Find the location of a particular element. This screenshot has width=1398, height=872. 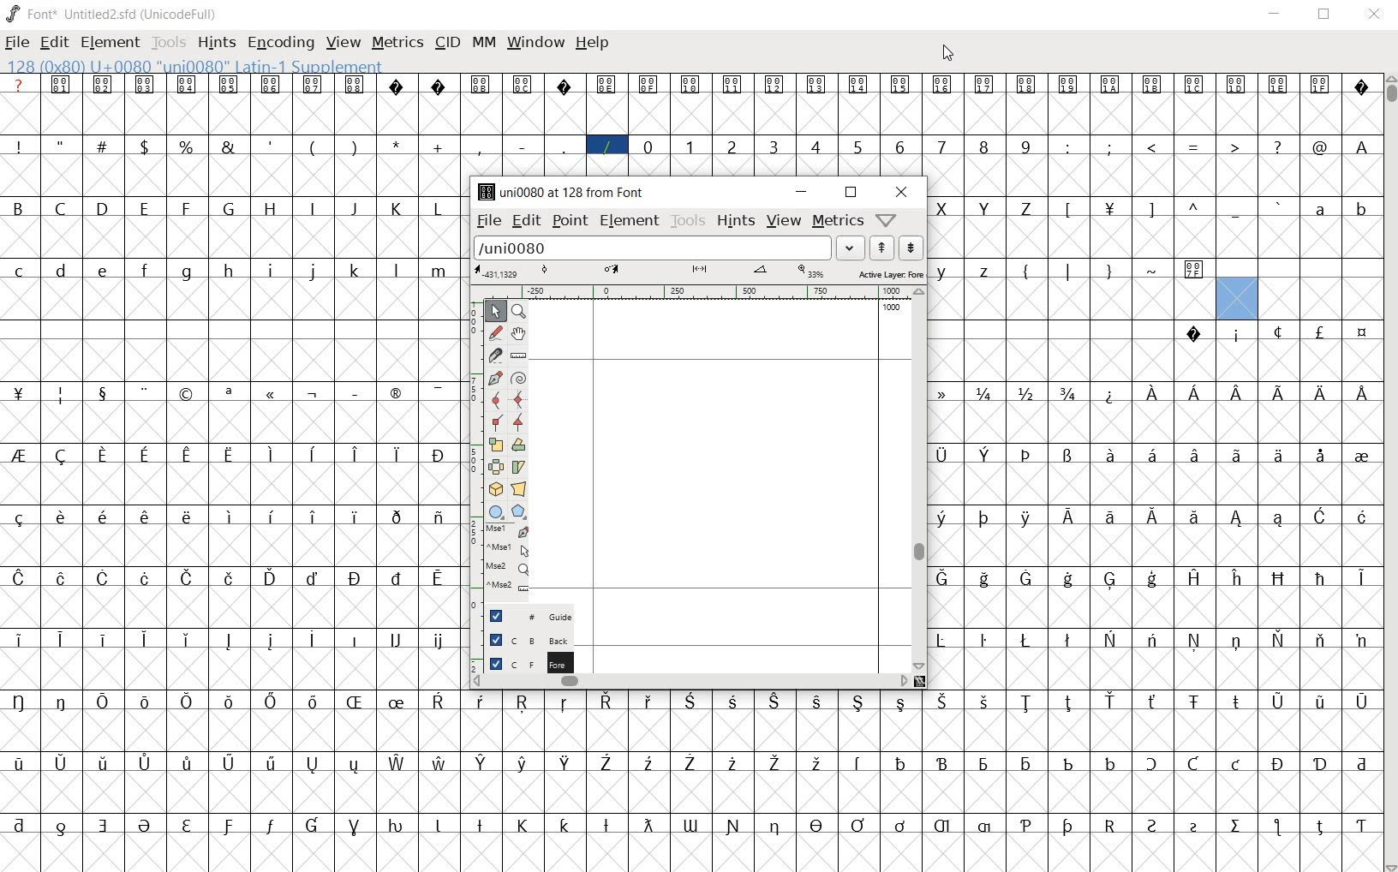

glyph is located at coordinates (1363, 333).